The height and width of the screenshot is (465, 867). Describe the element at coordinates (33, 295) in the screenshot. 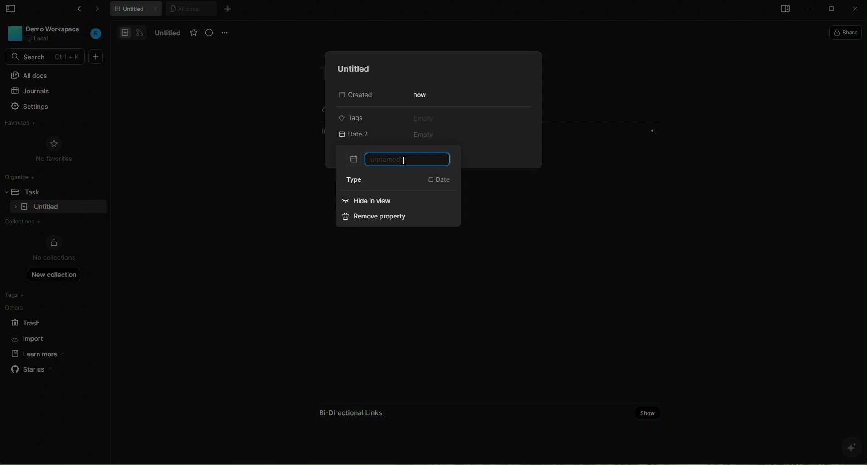

I see `tags` at that location.